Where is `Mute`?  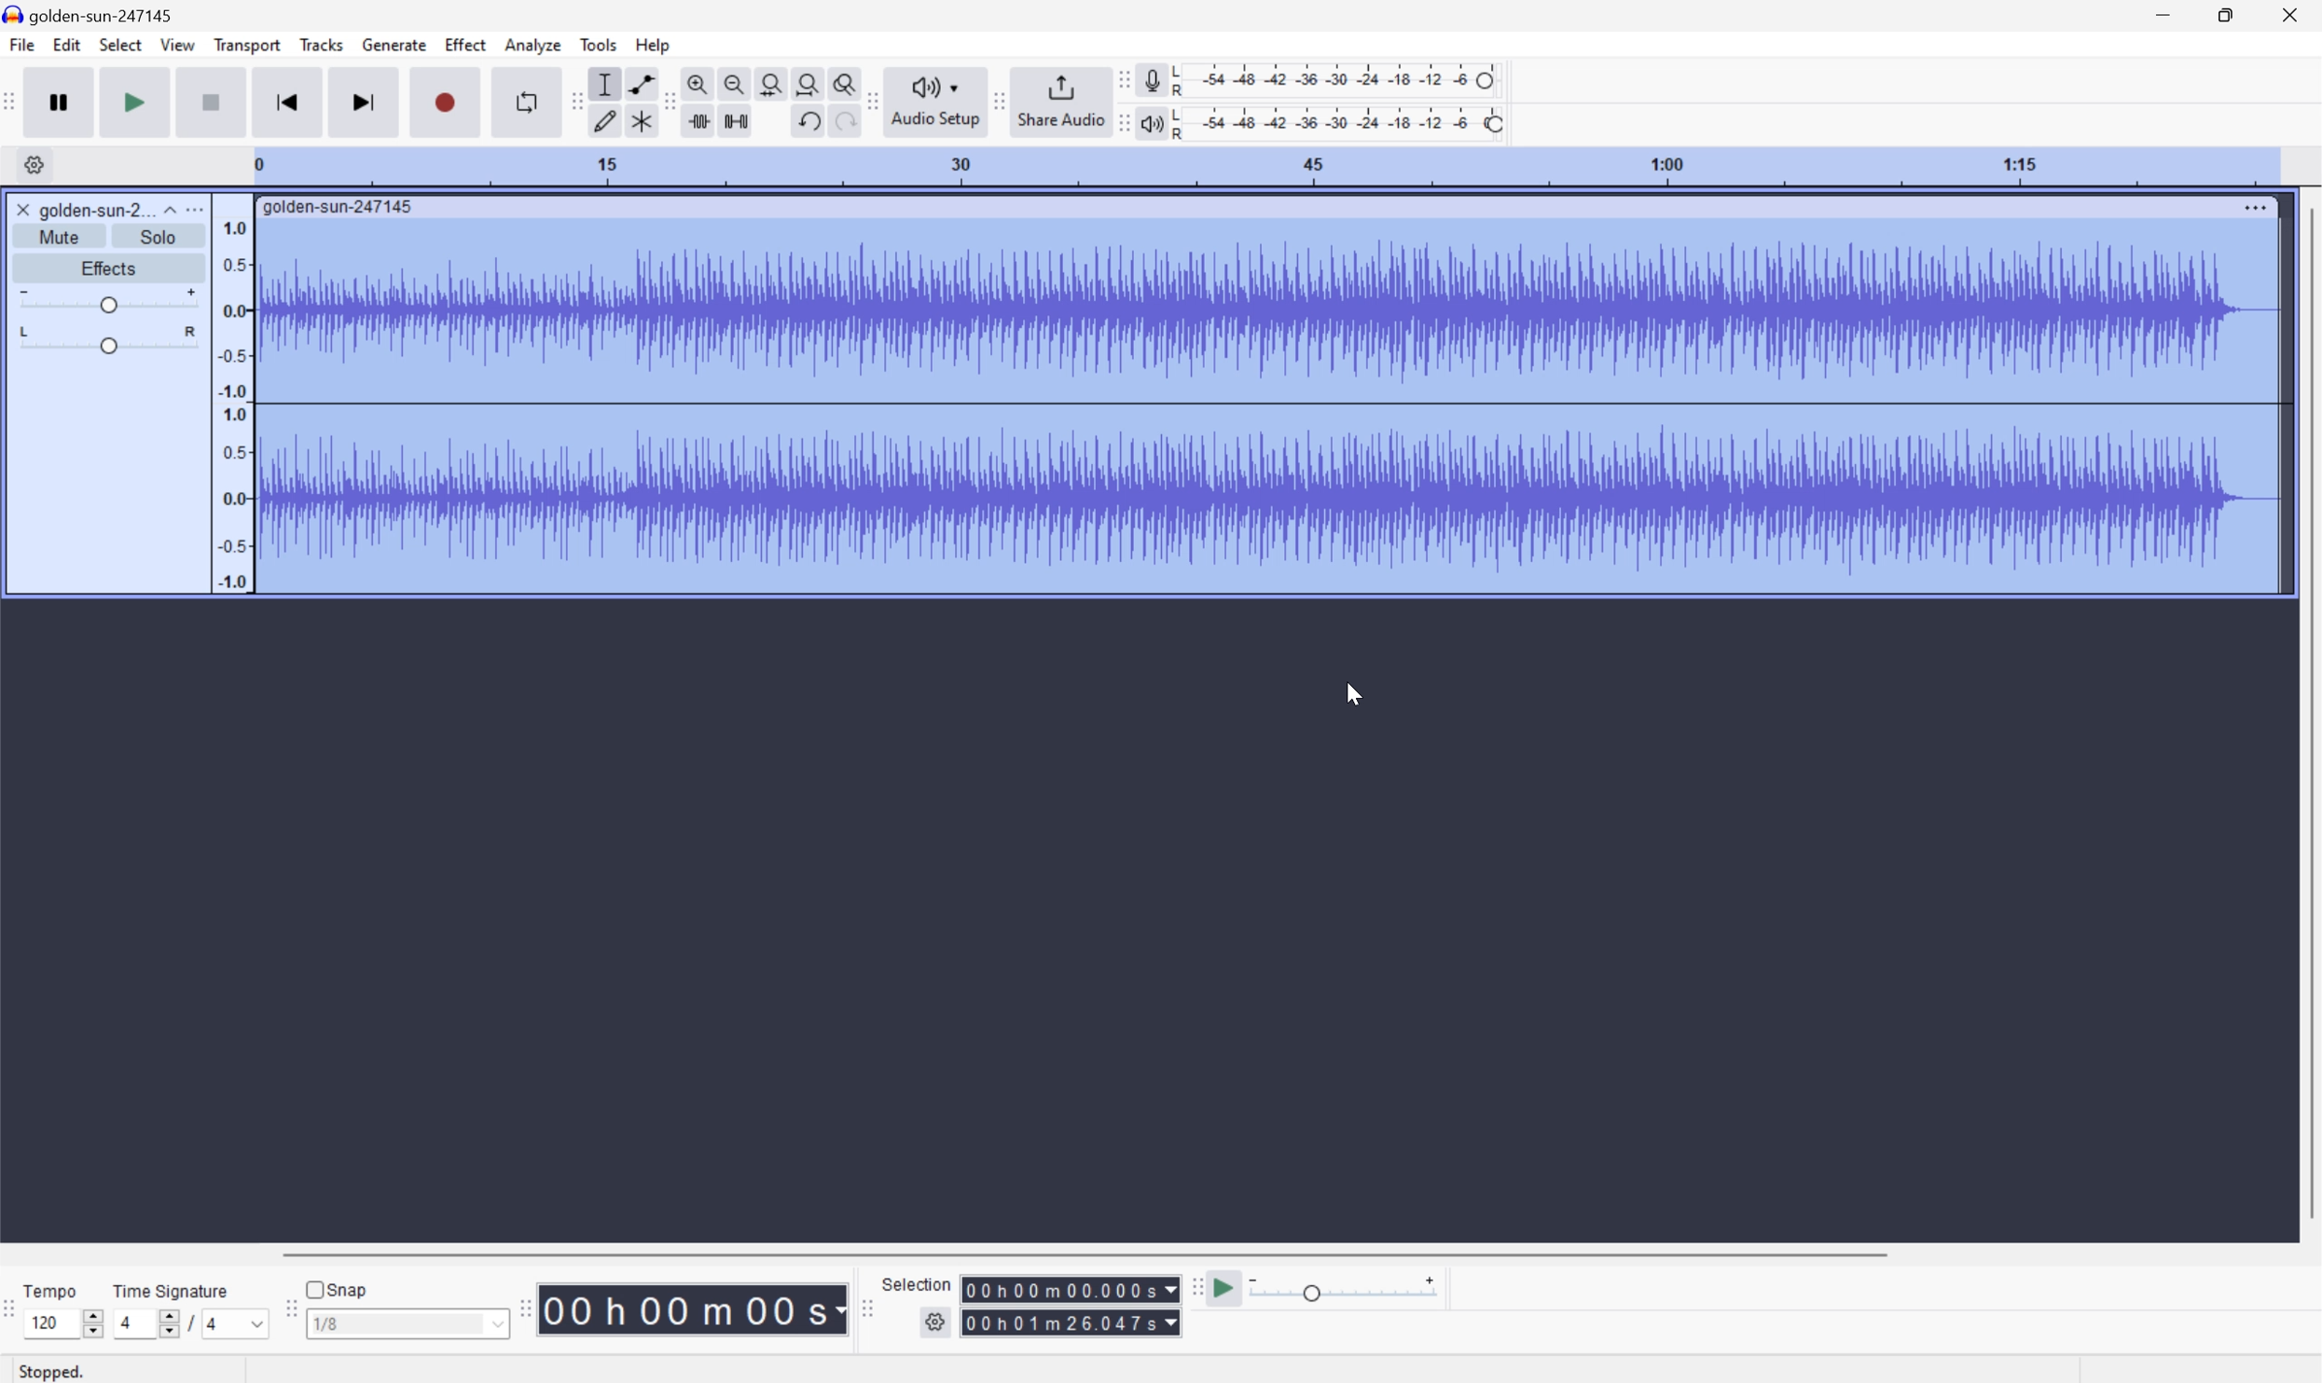
Mute is located at coordinates (60, 236).